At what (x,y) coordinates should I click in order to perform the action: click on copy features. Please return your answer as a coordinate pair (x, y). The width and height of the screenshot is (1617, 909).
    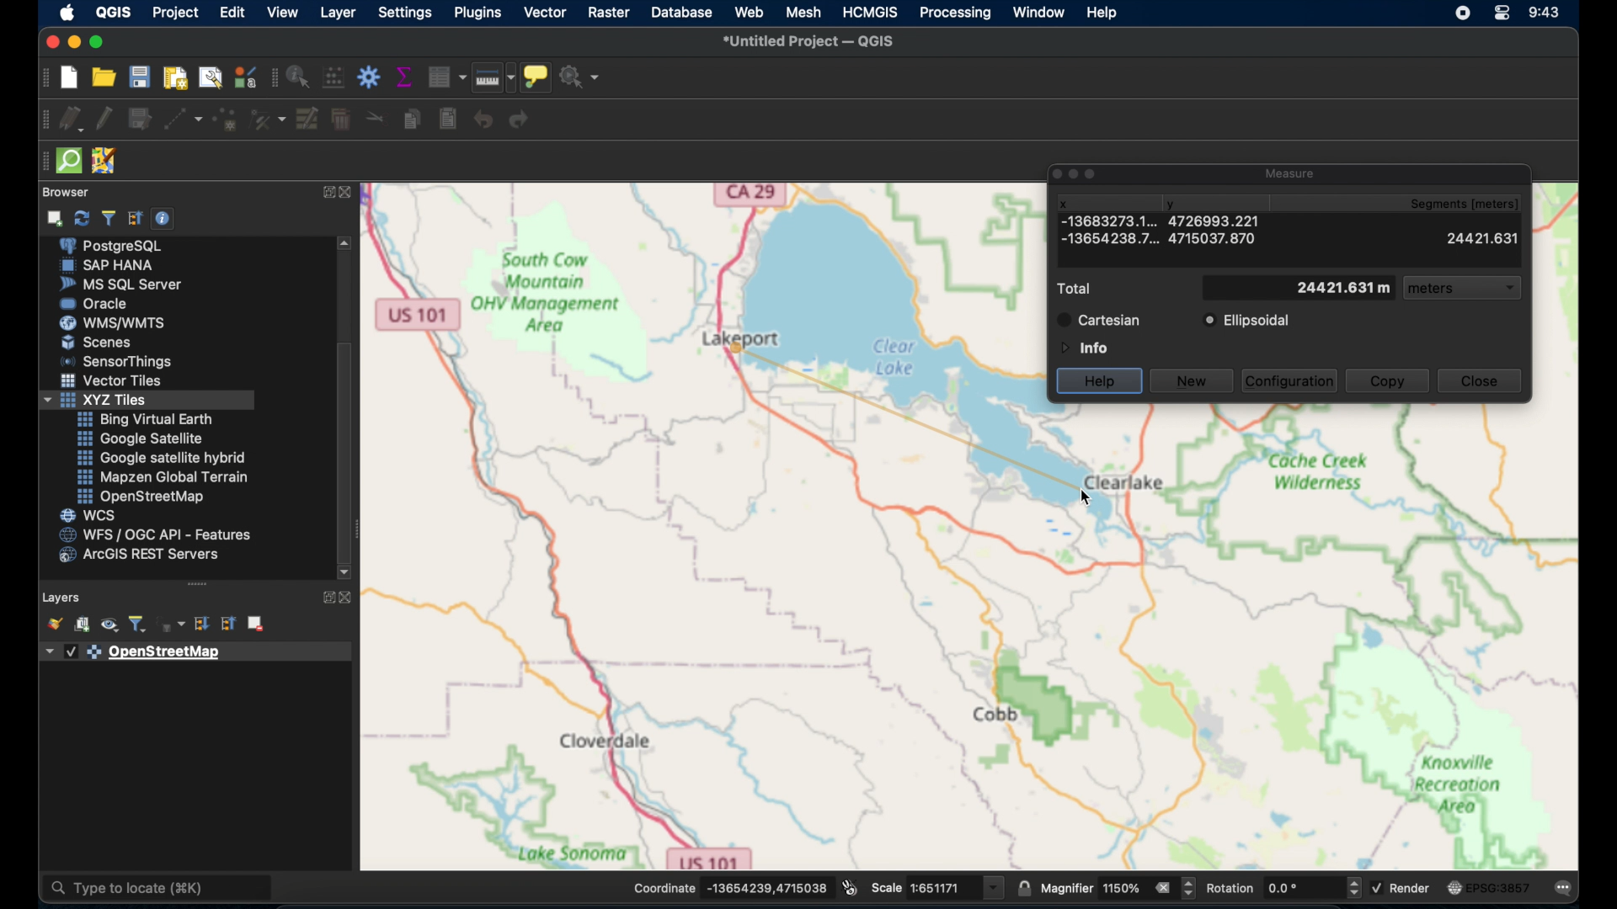
    Looking at the image, I should click on (410, 120).